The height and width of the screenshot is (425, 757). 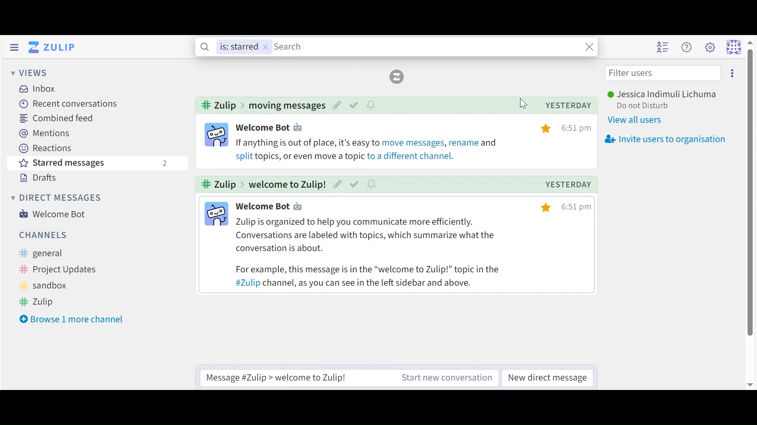 What do you see at coordinates (97, 164) in the screenshot?
I see `Starred messages` at bounding box center [97, 164].